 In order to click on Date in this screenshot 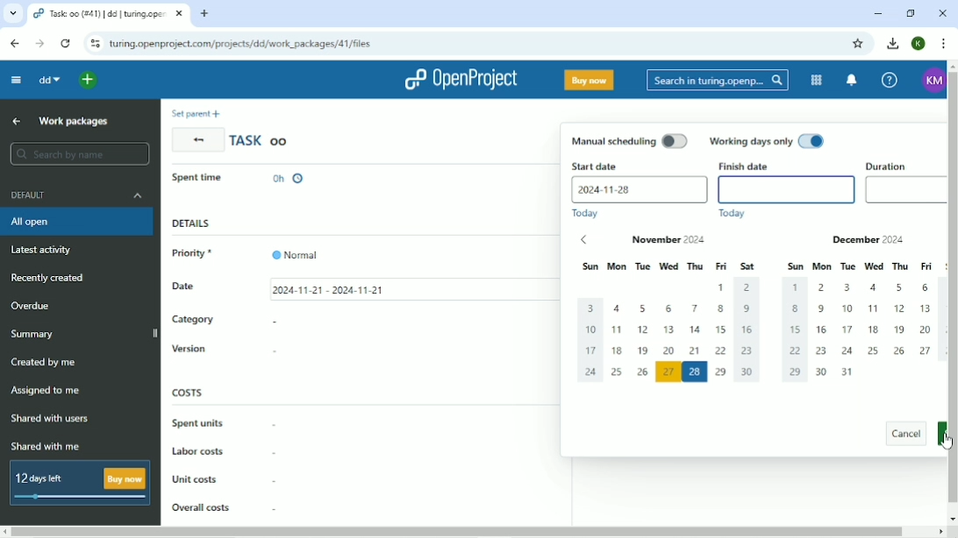, I will do `click(199, 288)`.